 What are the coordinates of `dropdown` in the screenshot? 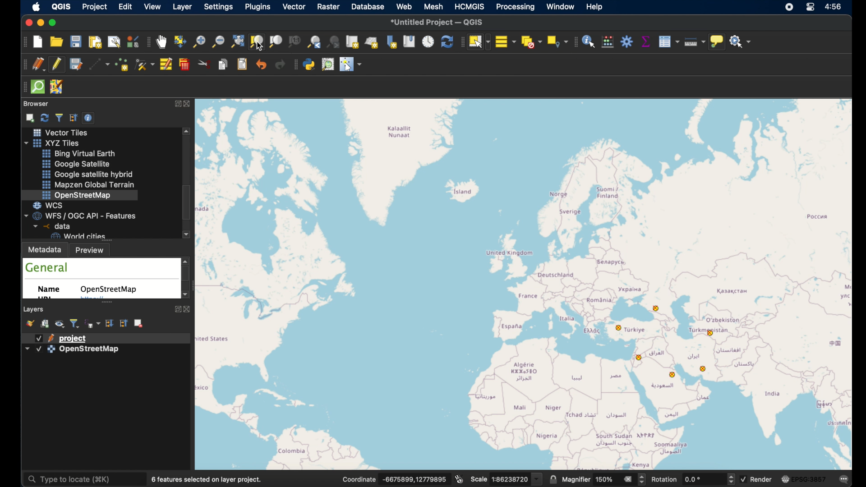 It's located at (537, 479).